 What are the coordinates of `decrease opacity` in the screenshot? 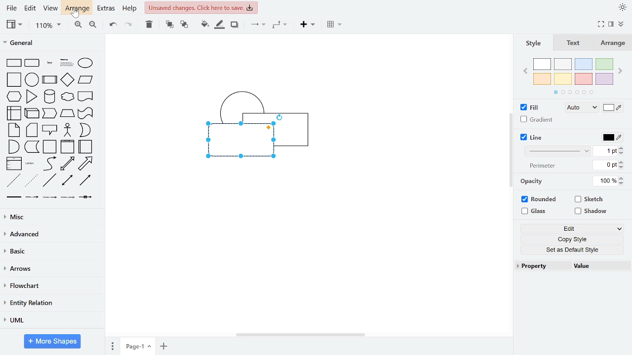 It's located at (622, 183).